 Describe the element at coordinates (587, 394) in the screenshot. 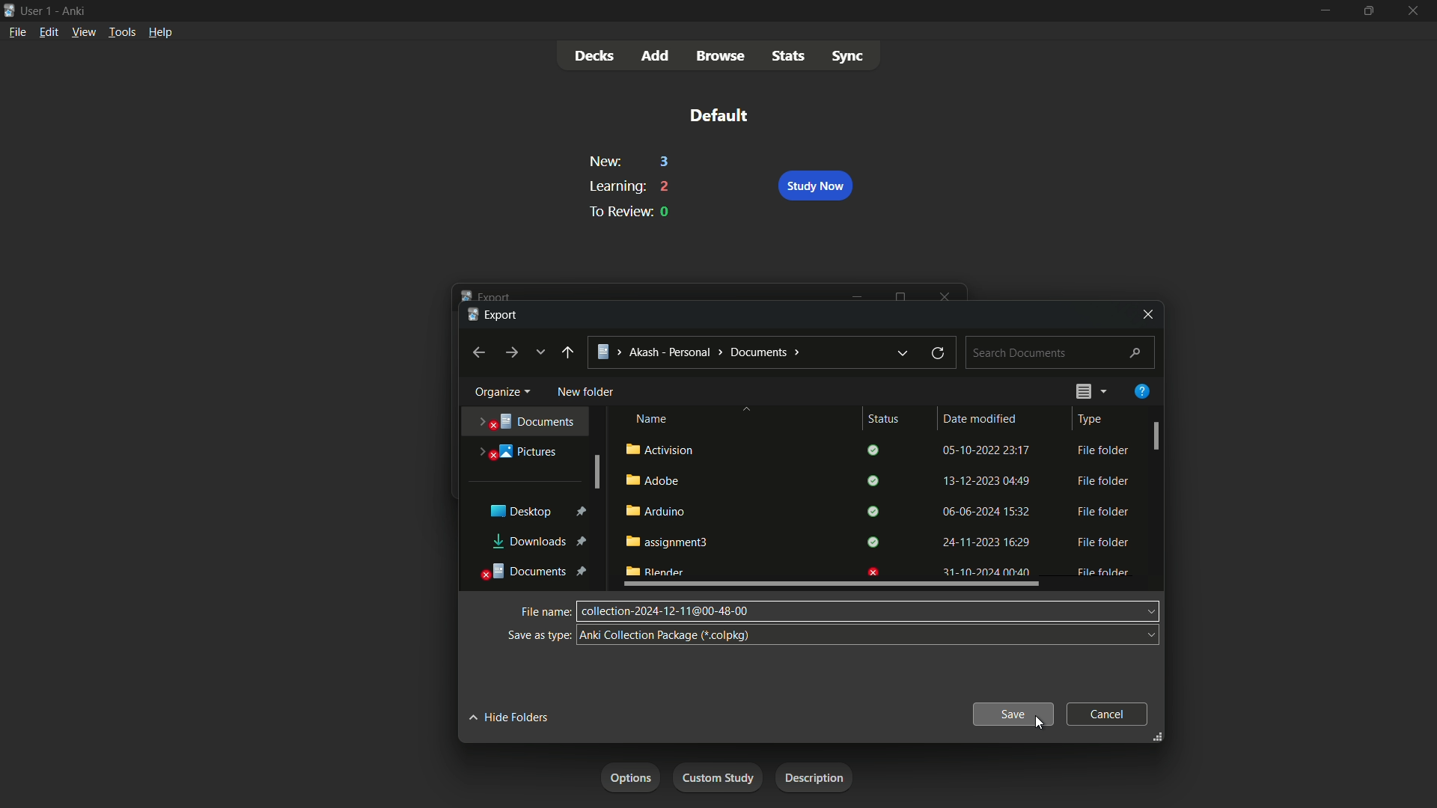

I see `new folder` at that location.